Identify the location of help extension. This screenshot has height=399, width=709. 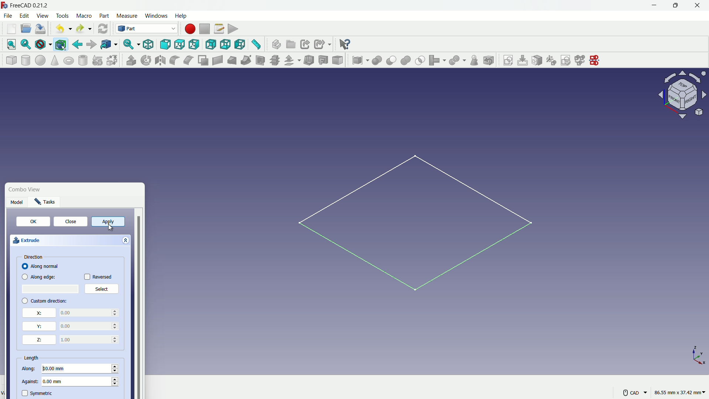
(344, 44).